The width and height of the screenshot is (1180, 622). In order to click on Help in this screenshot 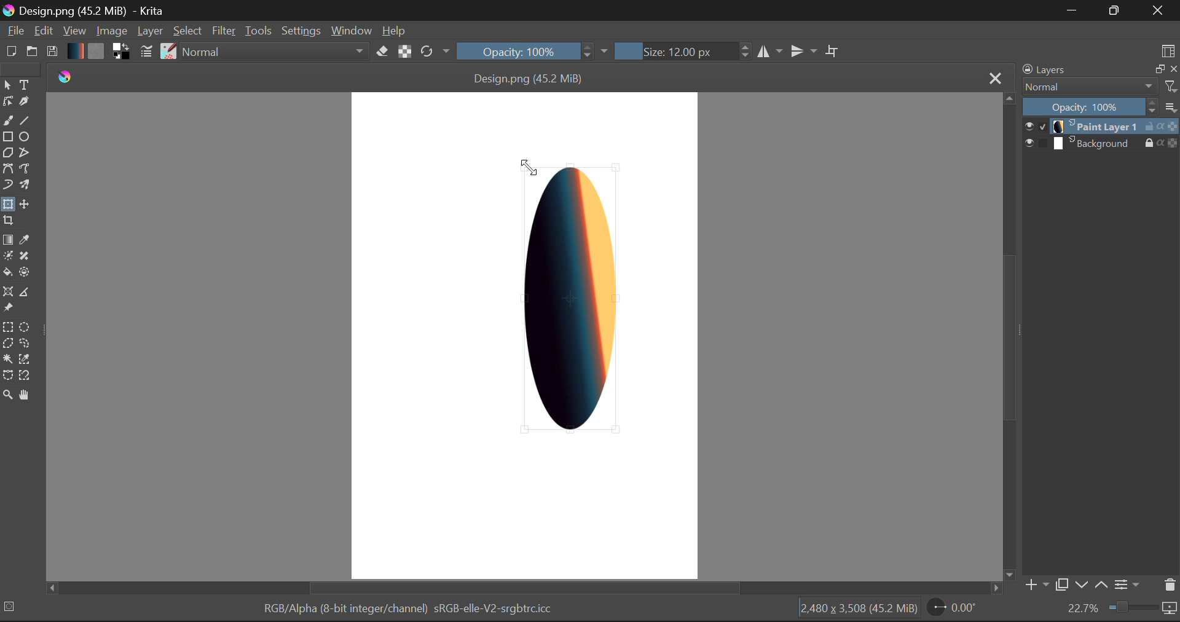, I will do `click(394, 30)`.